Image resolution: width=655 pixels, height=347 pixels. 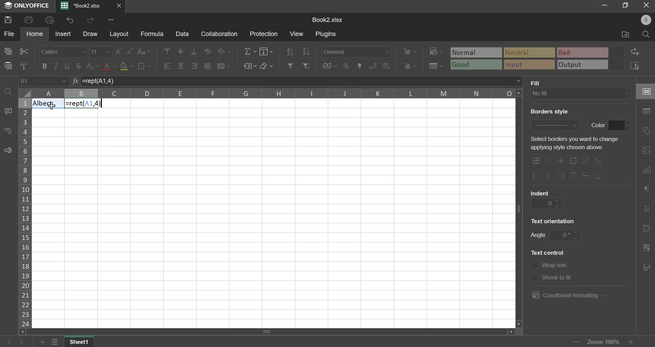 What do you see at coordinates (101, 51) in the screenshot?
I see `font size` at bounding box center [101, 51].